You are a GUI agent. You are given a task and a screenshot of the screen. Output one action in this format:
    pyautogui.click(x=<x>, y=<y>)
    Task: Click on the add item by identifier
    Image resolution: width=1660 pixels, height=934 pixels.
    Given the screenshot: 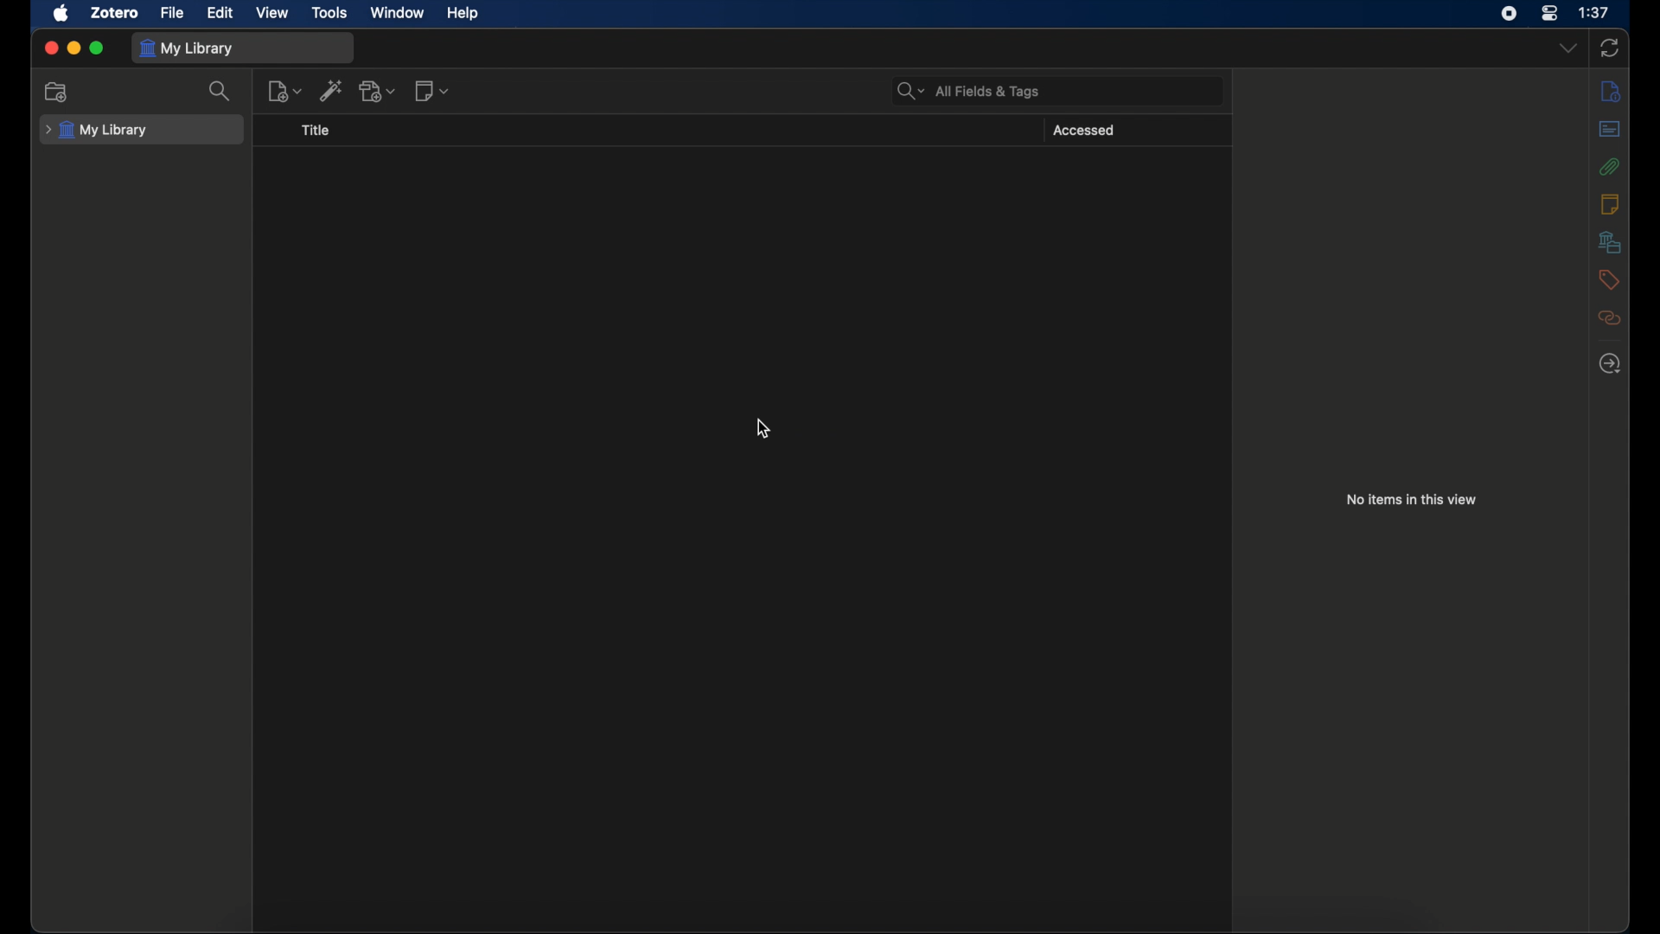 What is the action you would take?
    pyautogui.click(x=332, y=94)
    